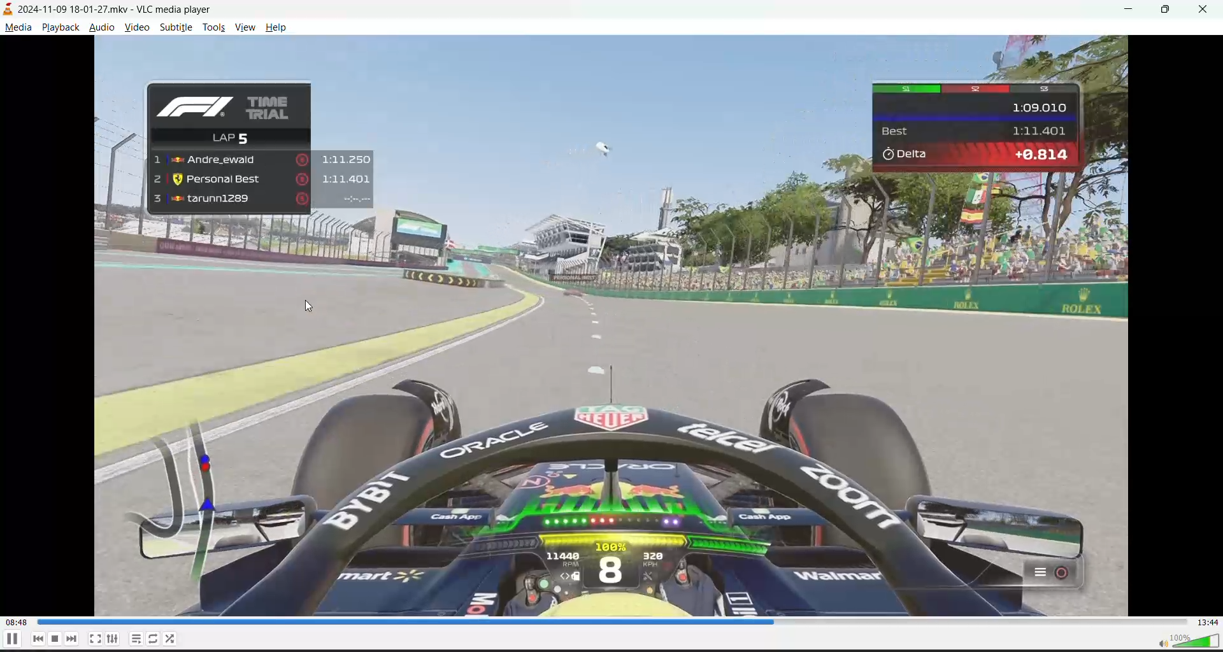  What do you see at coordinates (60, 27) in the screenshot?
I see `playback` at bounding box center [60, 27].